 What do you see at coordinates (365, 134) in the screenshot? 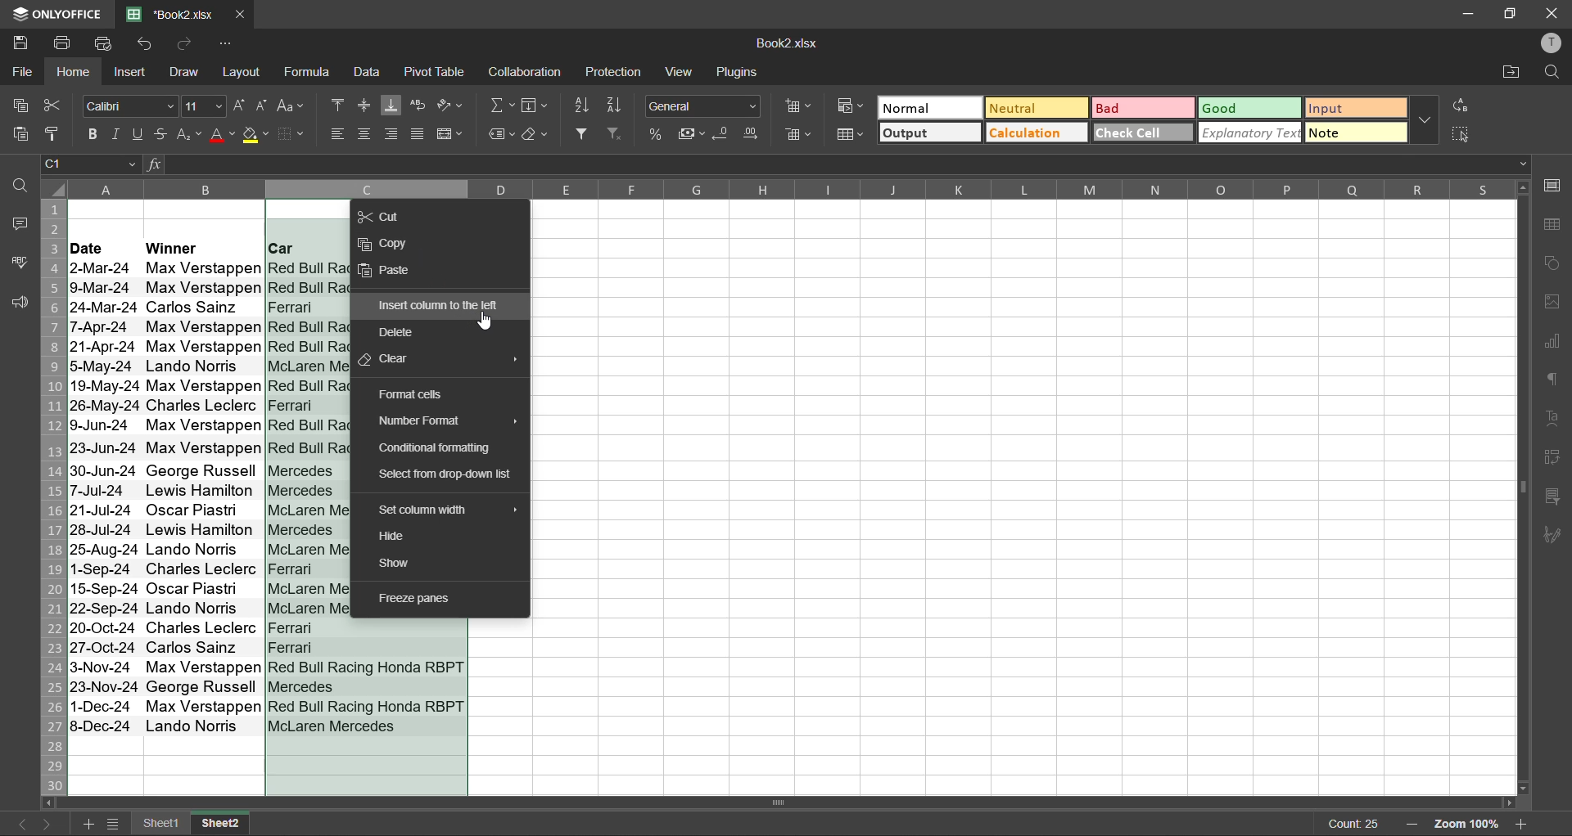
I see `align center` at bounding box center [365, 134].